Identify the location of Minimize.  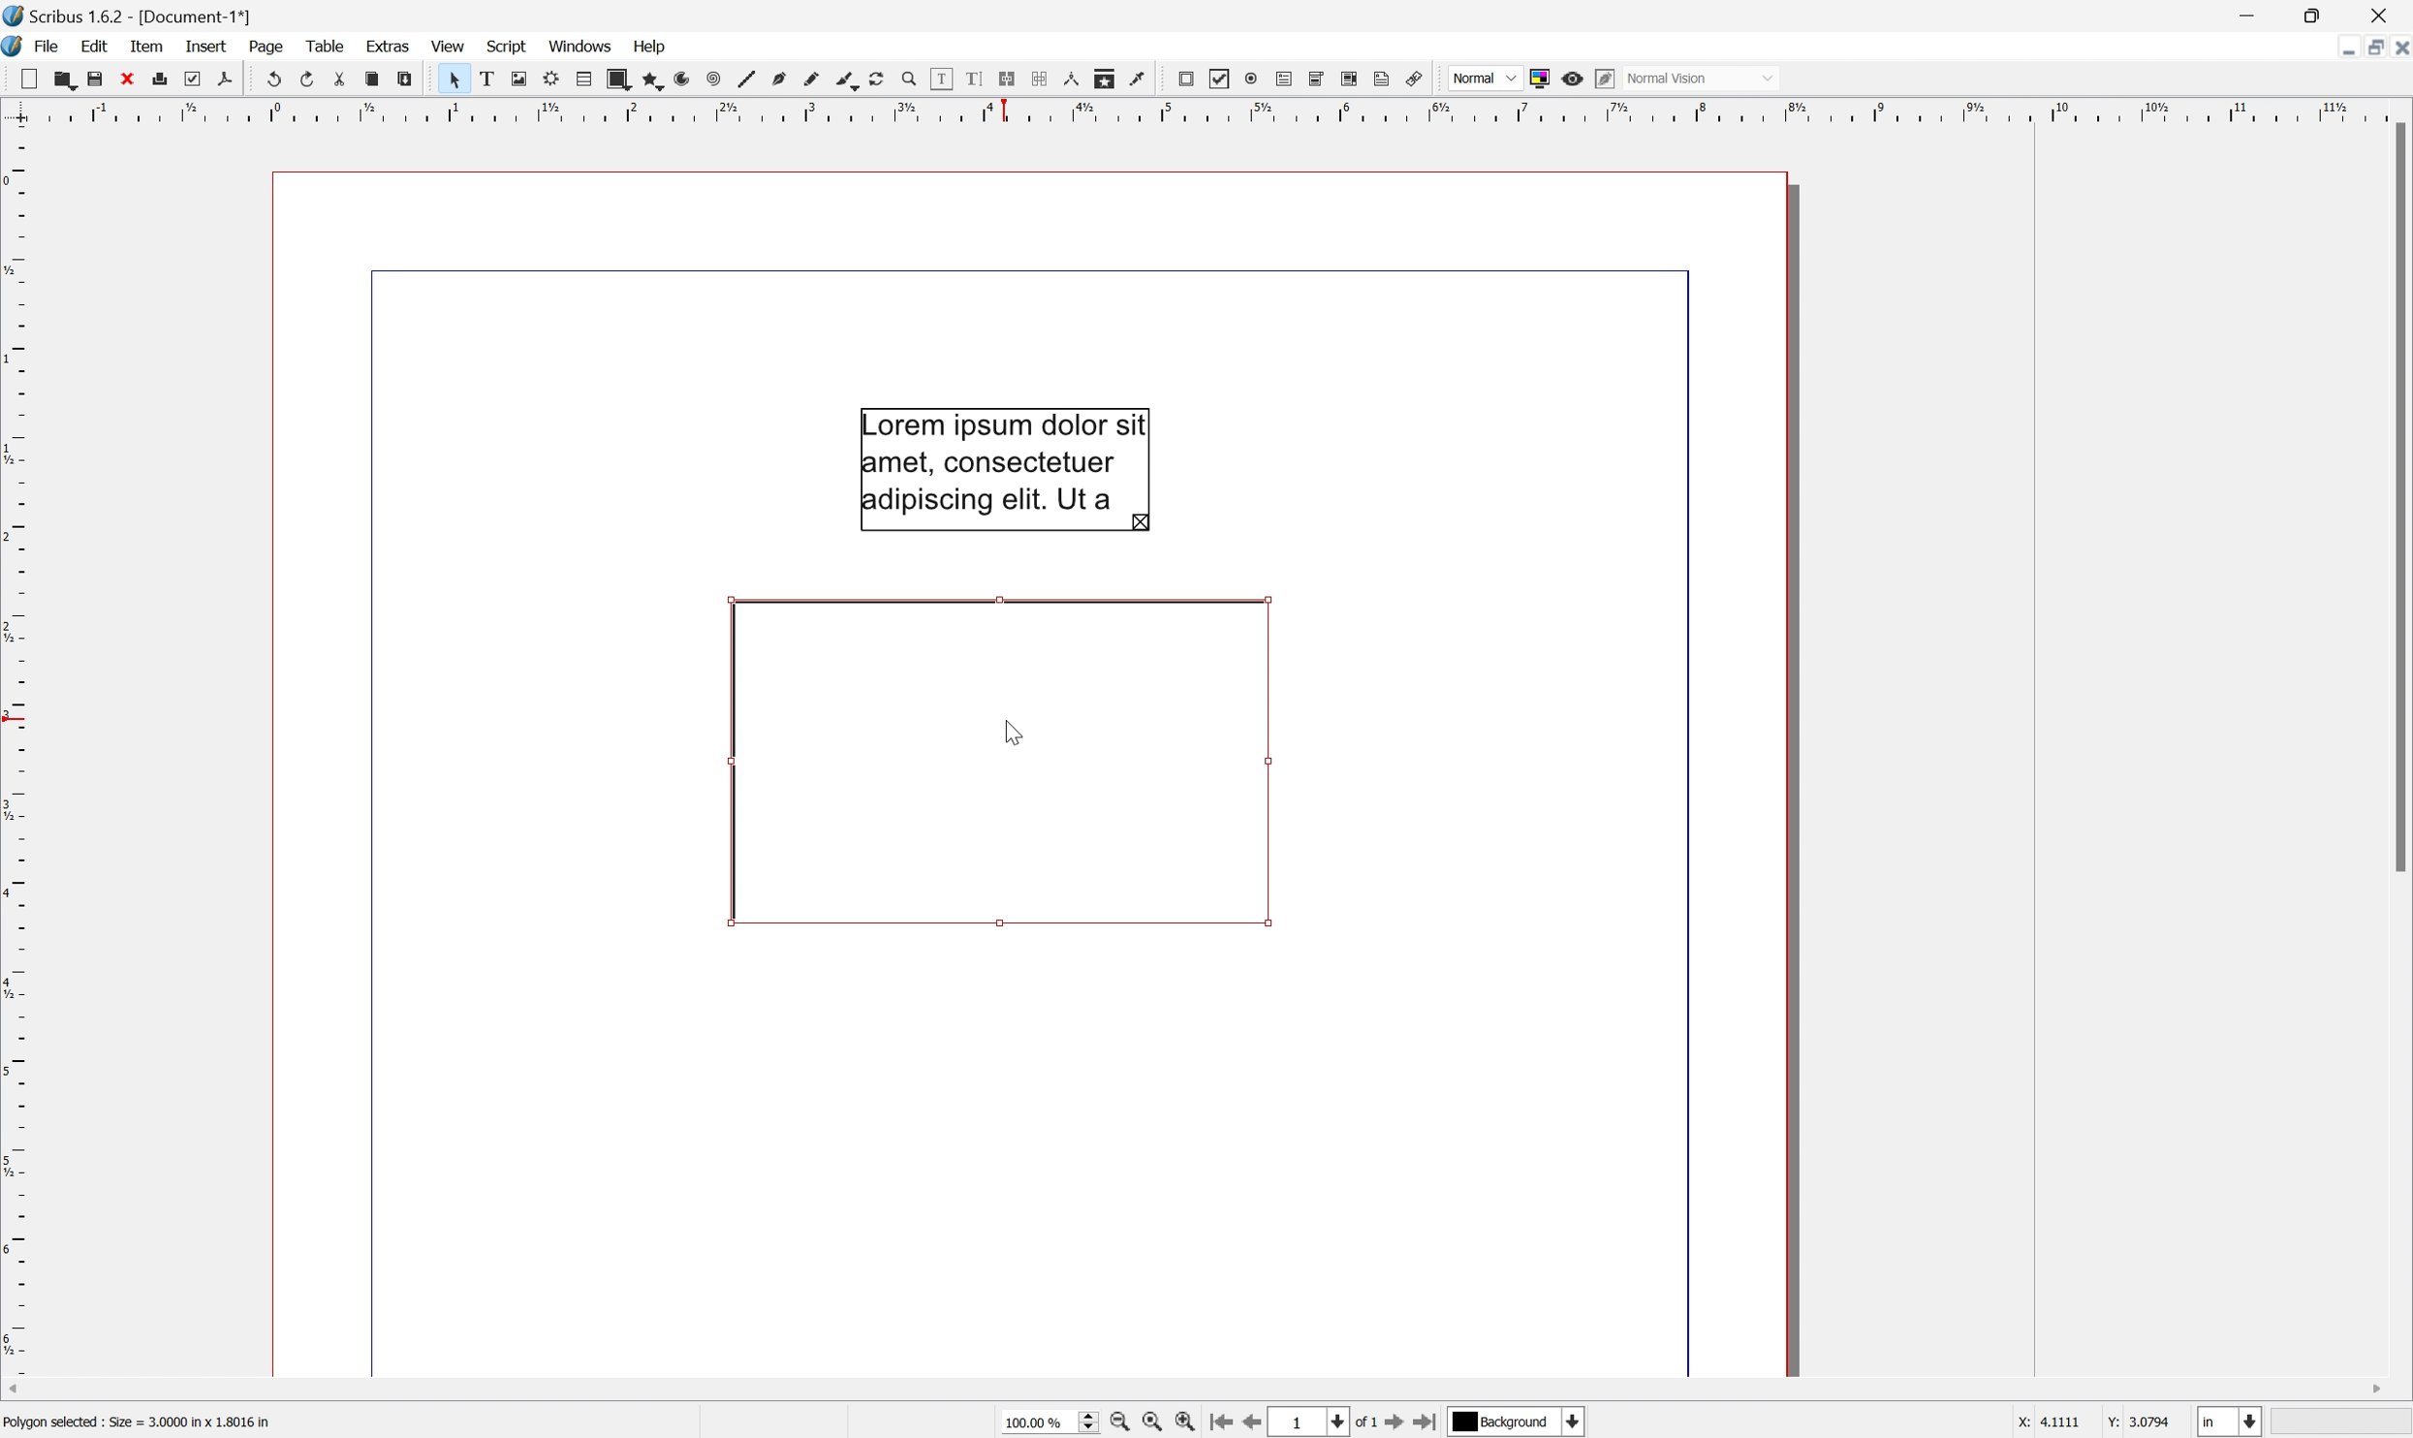
(2333, 47).